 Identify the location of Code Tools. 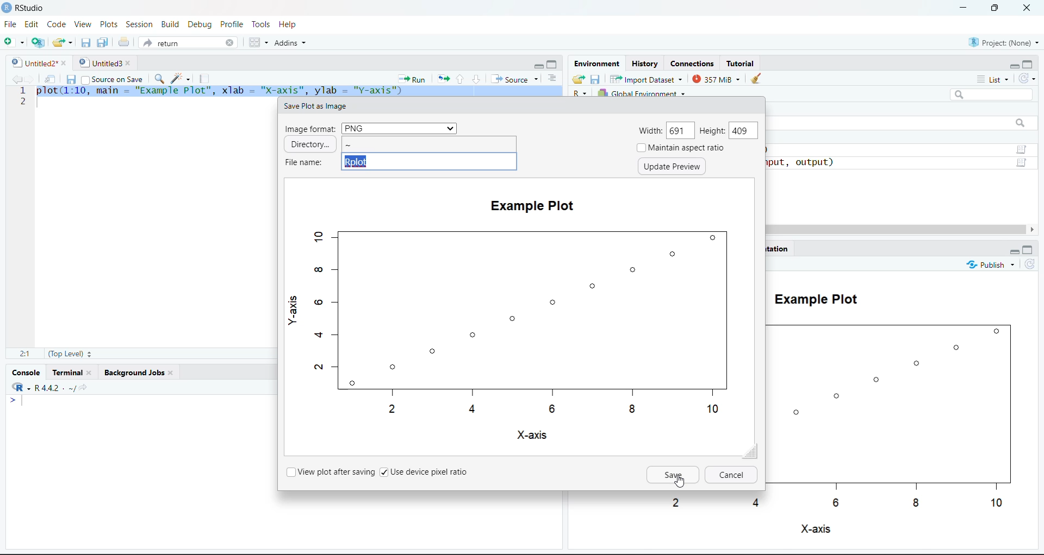
(181, 78).